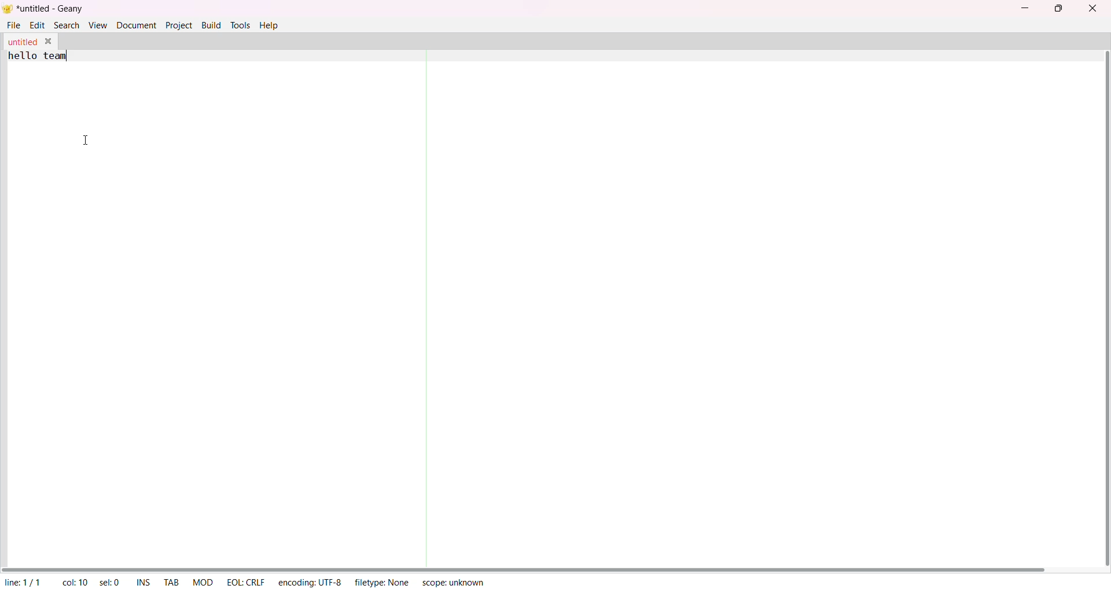 This screenshot has width=1111, height=589. Describe the element at coordinates (454, 581) in the screenshot. I see `scope: unknown` at that location.